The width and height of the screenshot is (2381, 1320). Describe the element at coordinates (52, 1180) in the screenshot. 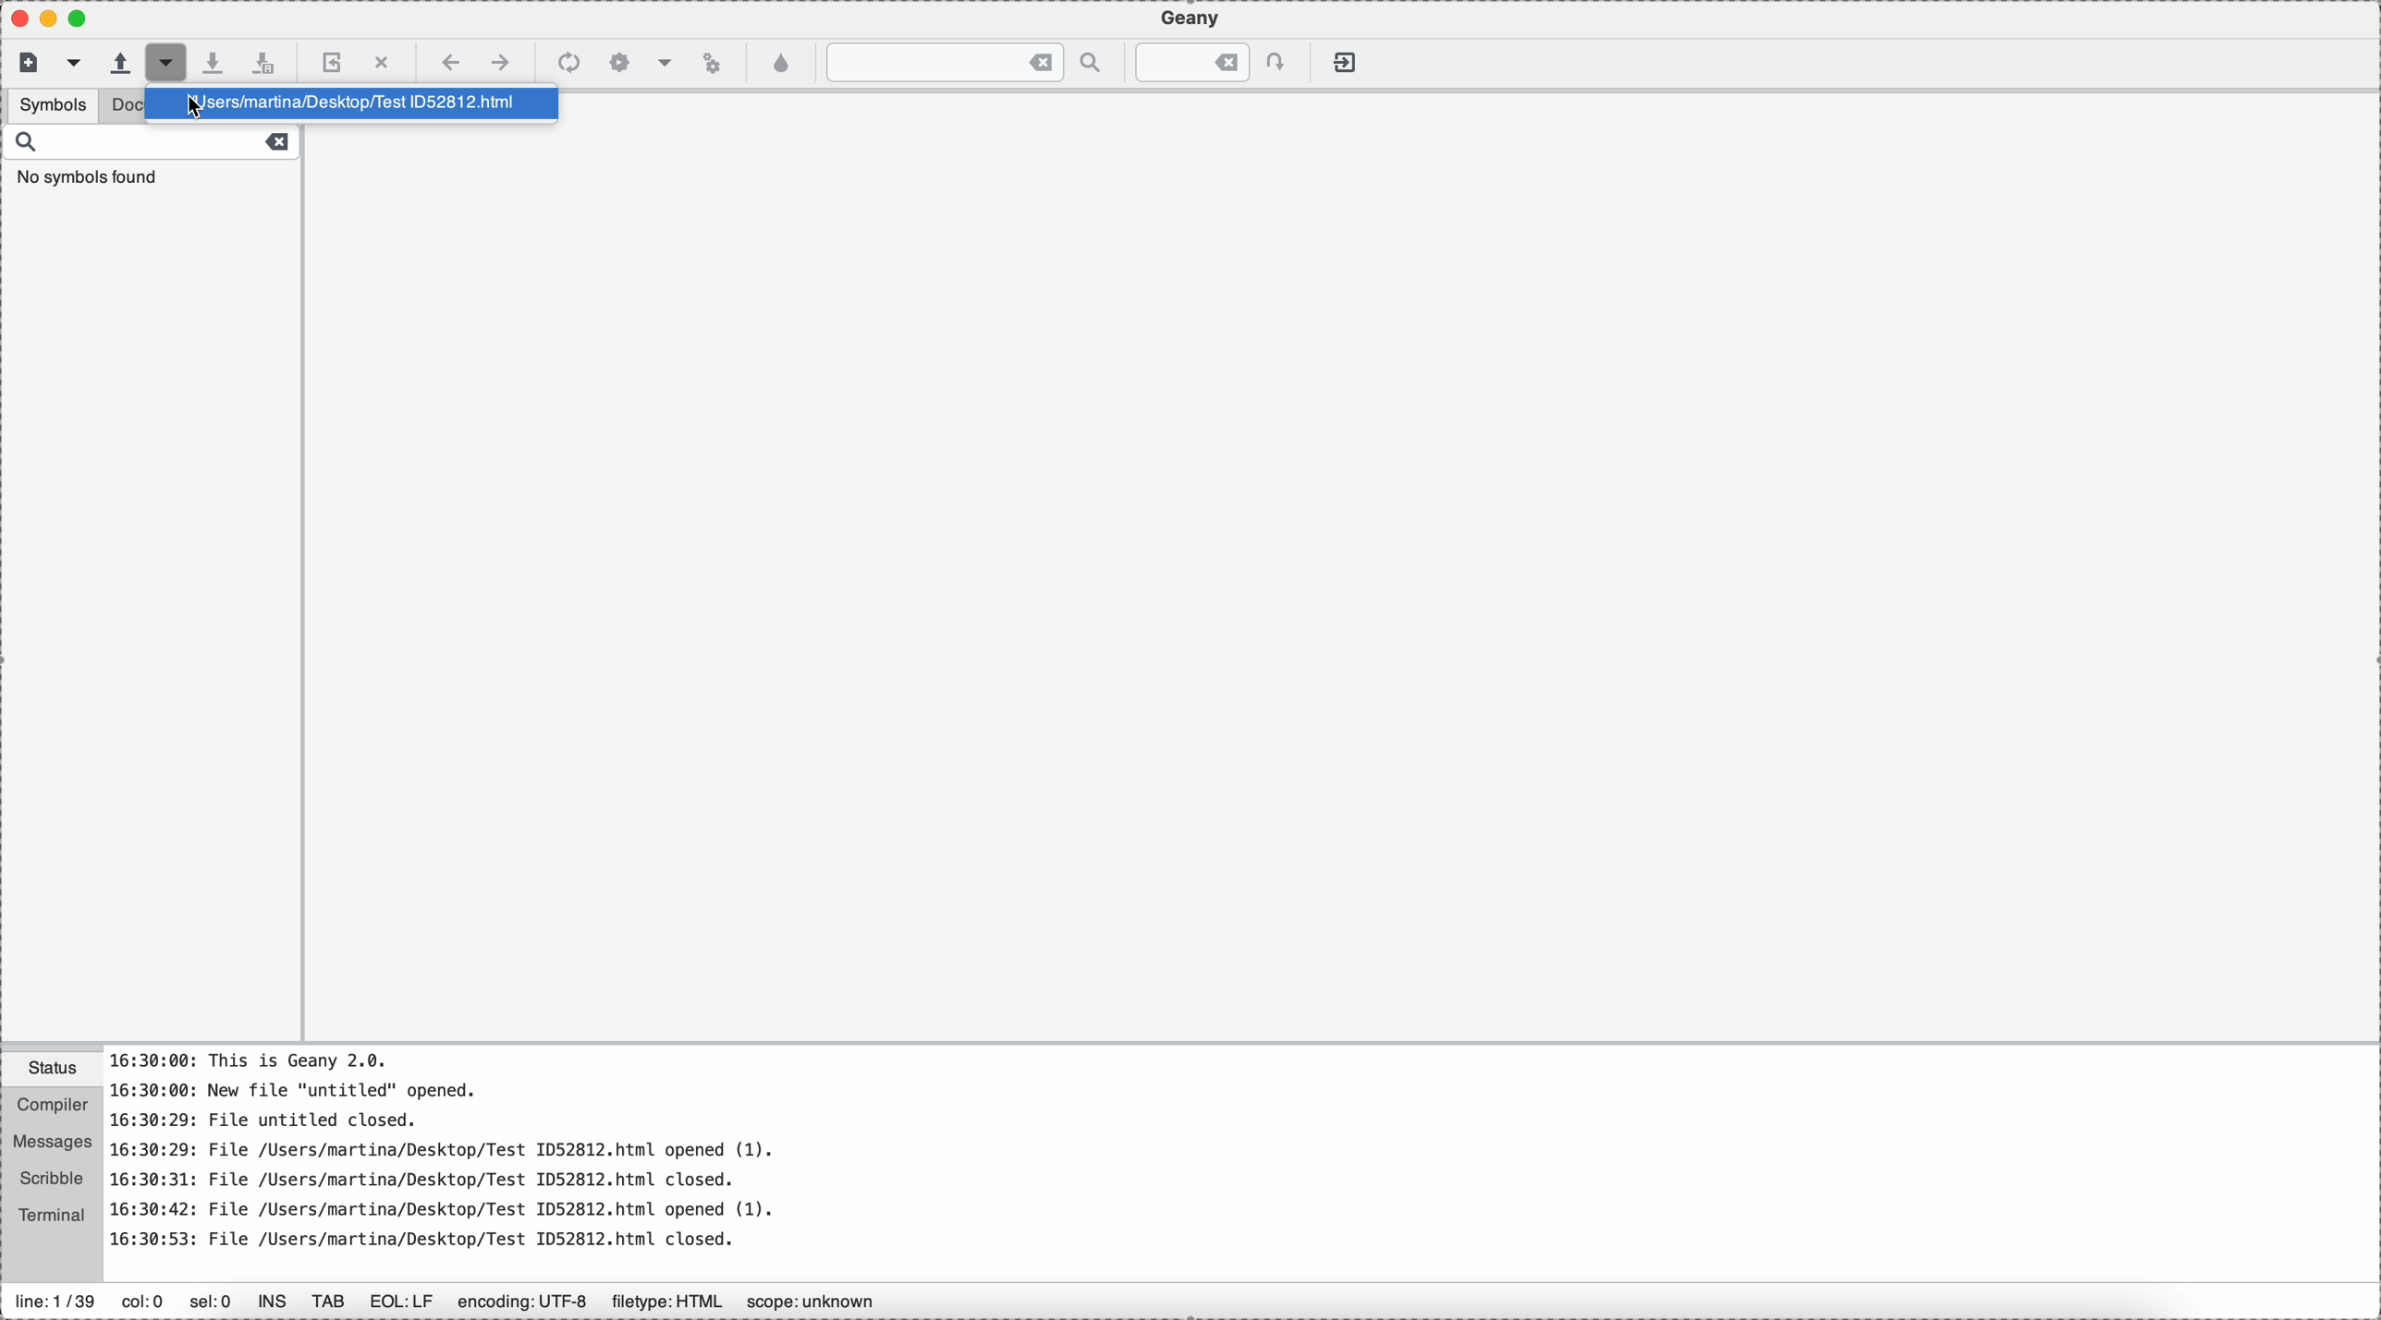

I see `scribble` at that location.